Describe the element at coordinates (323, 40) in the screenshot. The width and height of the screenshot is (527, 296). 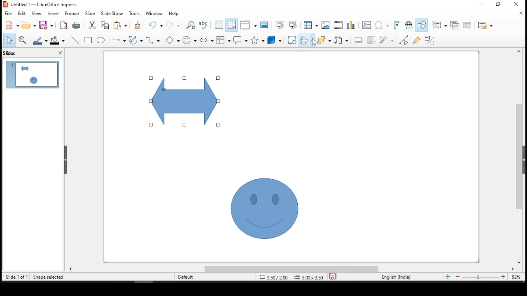
I see `arrange` at that location.